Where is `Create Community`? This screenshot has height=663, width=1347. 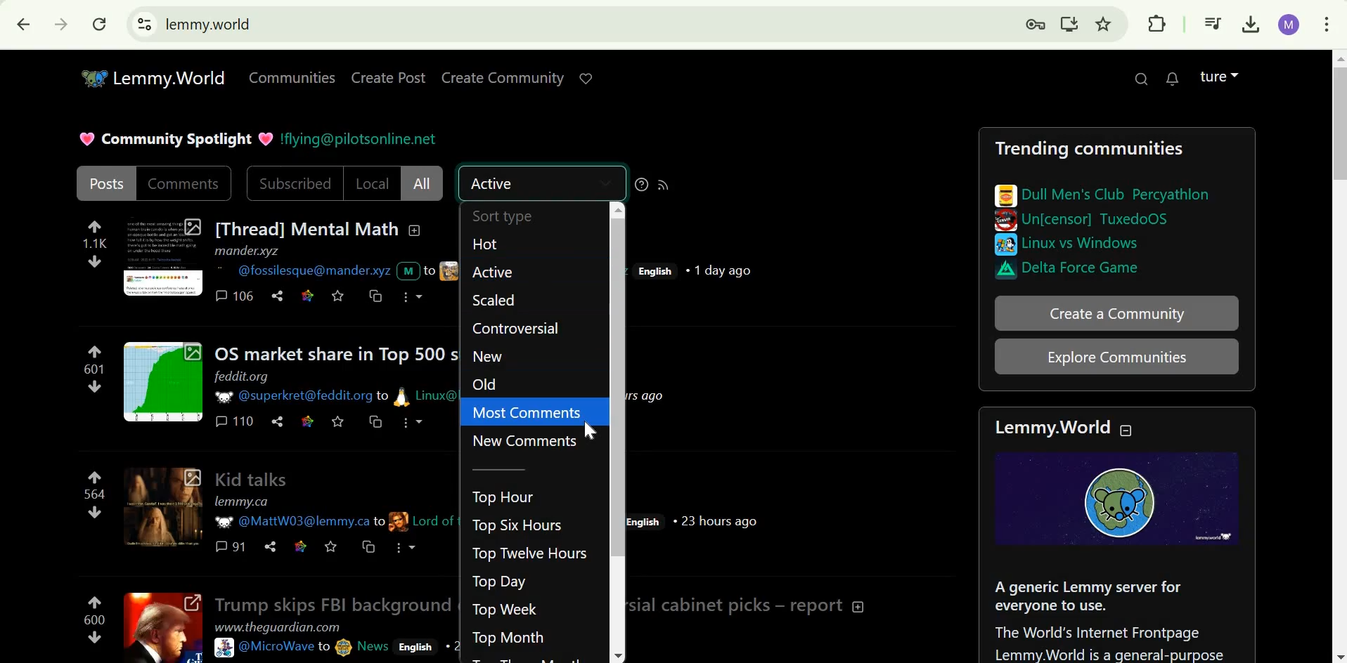 Create Community is located at coordinates (506, 78).